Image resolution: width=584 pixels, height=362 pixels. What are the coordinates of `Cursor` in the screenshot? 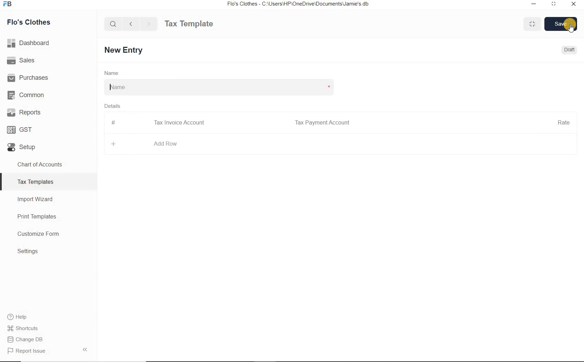 It's located at (571, 28).